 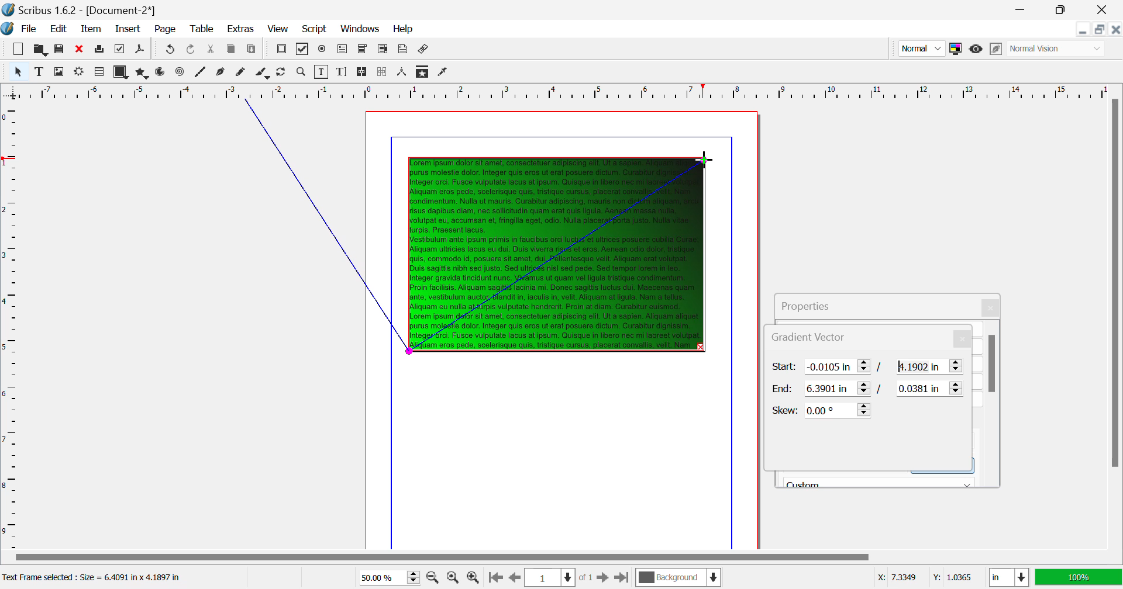 I want to click on Spiral, so click(x=180, y=72).